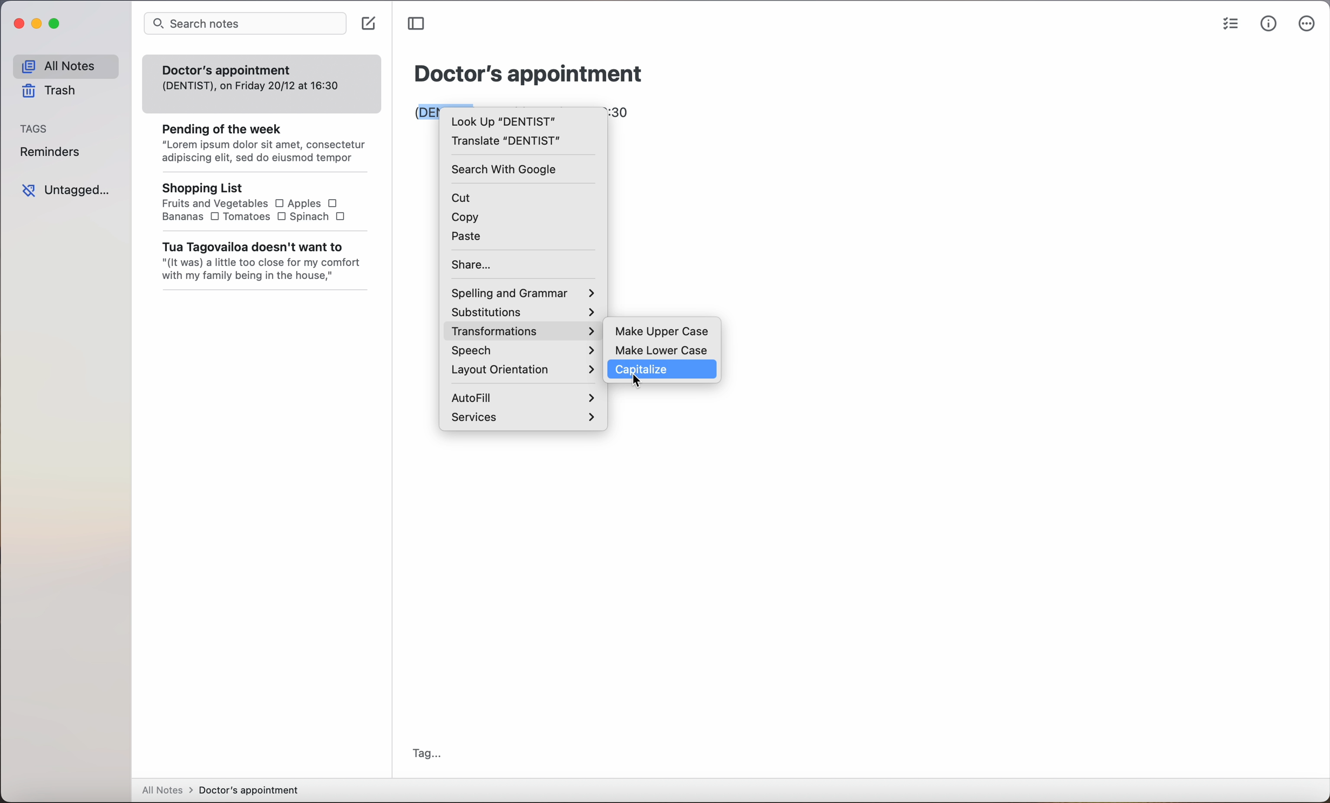  Describe the element at coordinates (466, 198) in the screenshot. I see `cut` at that location.